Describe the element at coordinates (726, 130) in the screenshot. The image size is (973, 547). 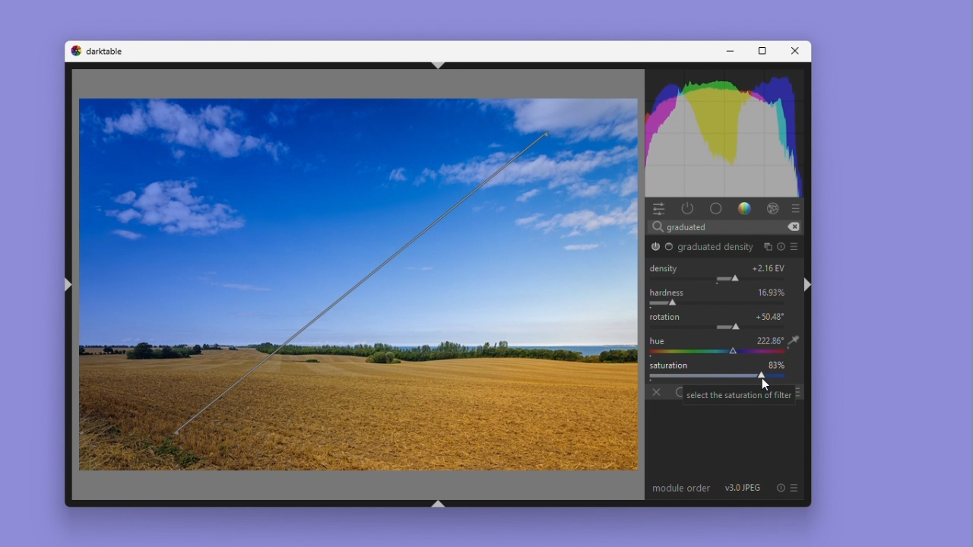
I see `Histogram` at that location.